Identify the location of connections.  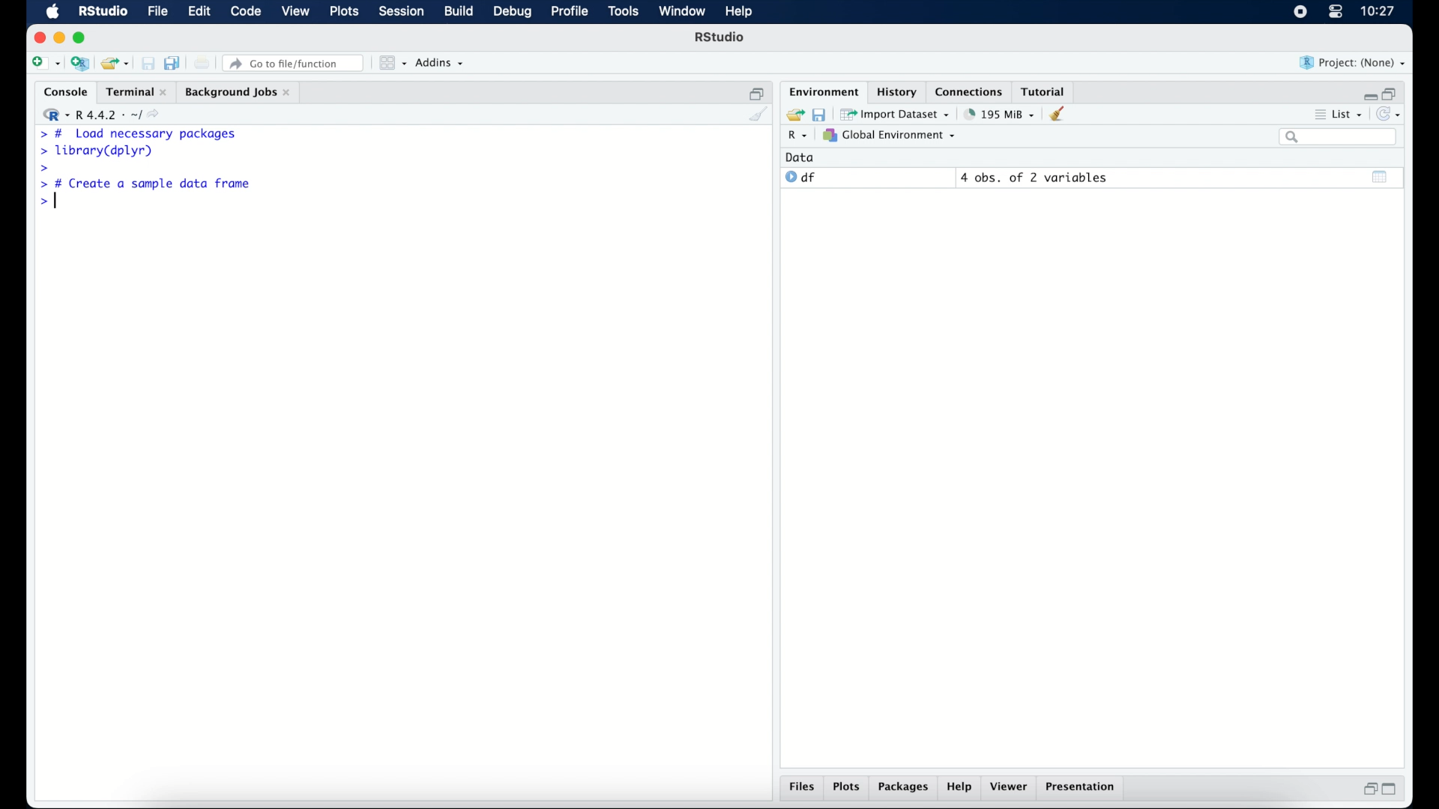
(971, 91).